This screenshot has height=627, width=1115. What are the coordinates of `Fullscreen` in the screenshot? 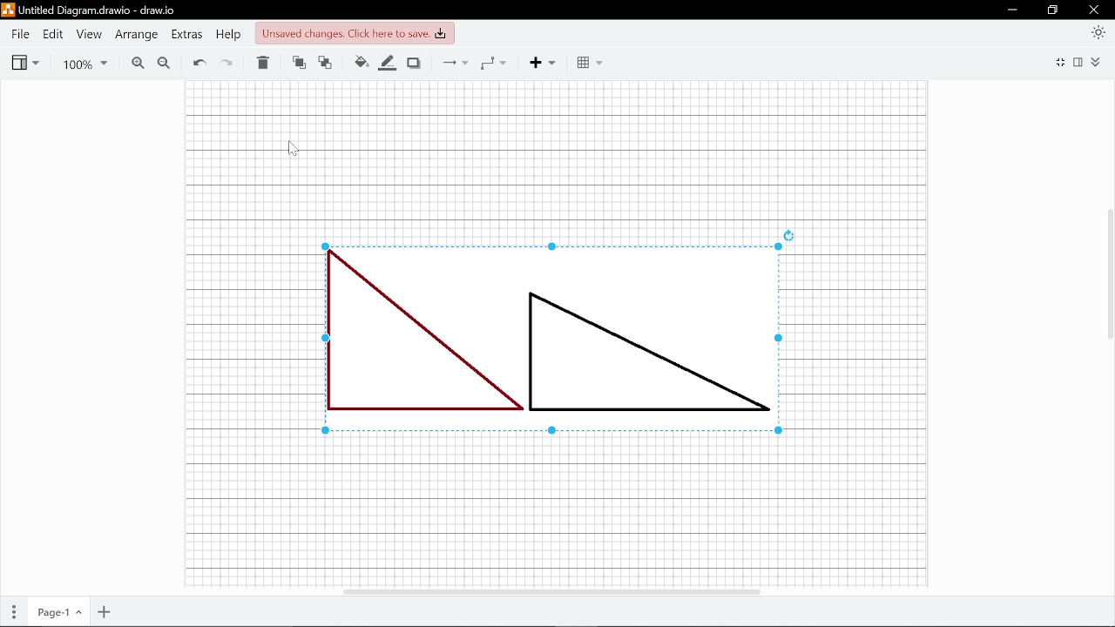 It's located at (1061, 64).